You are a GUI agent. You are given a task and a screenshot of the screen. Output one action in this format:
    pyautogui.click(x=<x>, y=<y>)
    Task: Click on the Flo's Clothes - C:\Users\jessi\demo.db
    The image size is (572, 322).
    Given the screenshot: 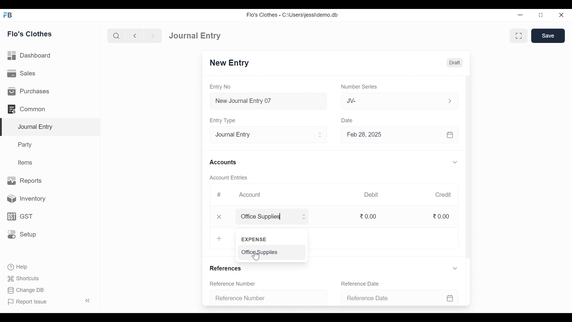 What is the action you would take?
    pyautogui.click(x=293, y=15)
    